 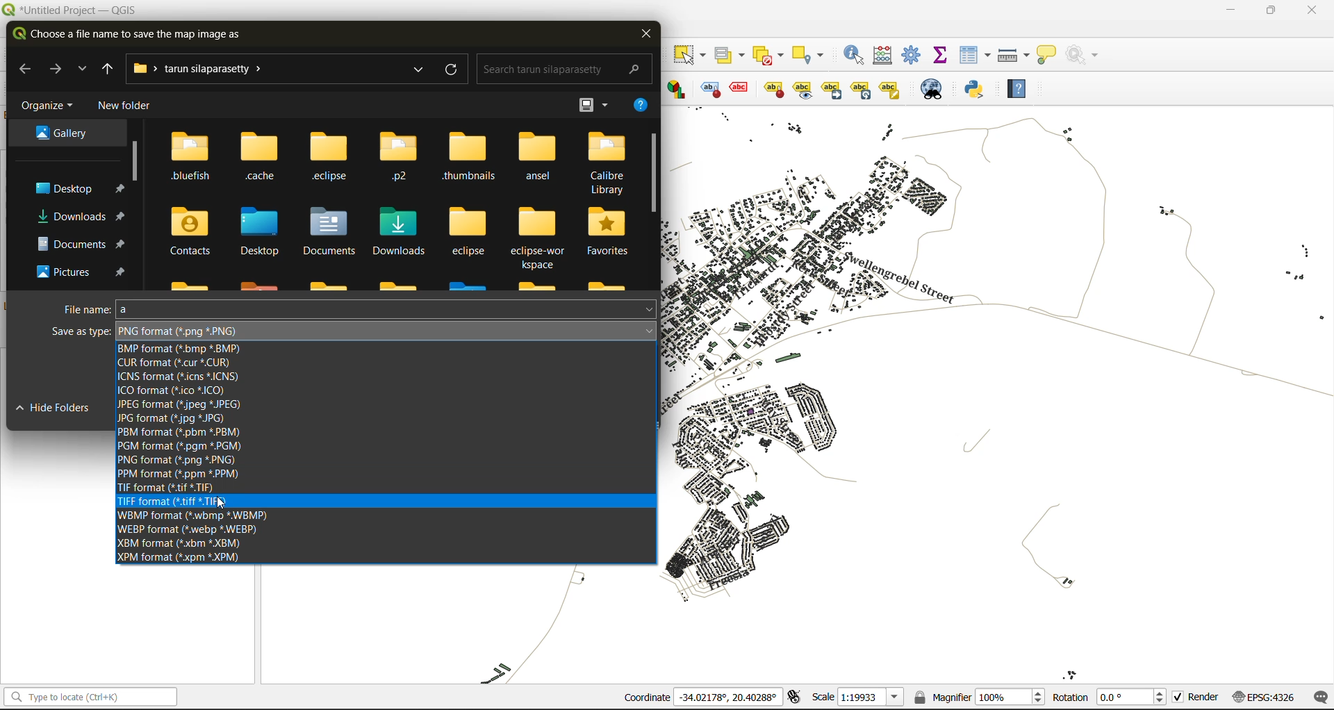 I want to click on hide folders, so click(x=64, y=410).